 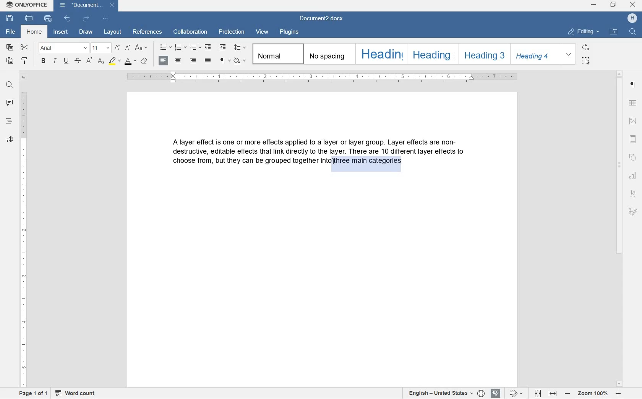 I want to click on text art, so click(x=634, y=195).